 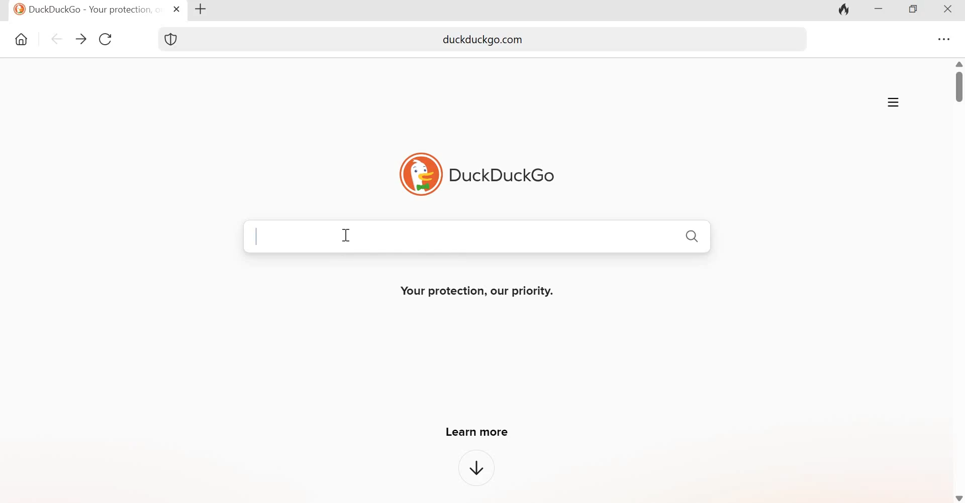 What do you see at coordinates (20, 39) in the screenshot?
I see `Home` at bounding box center [20, 39].